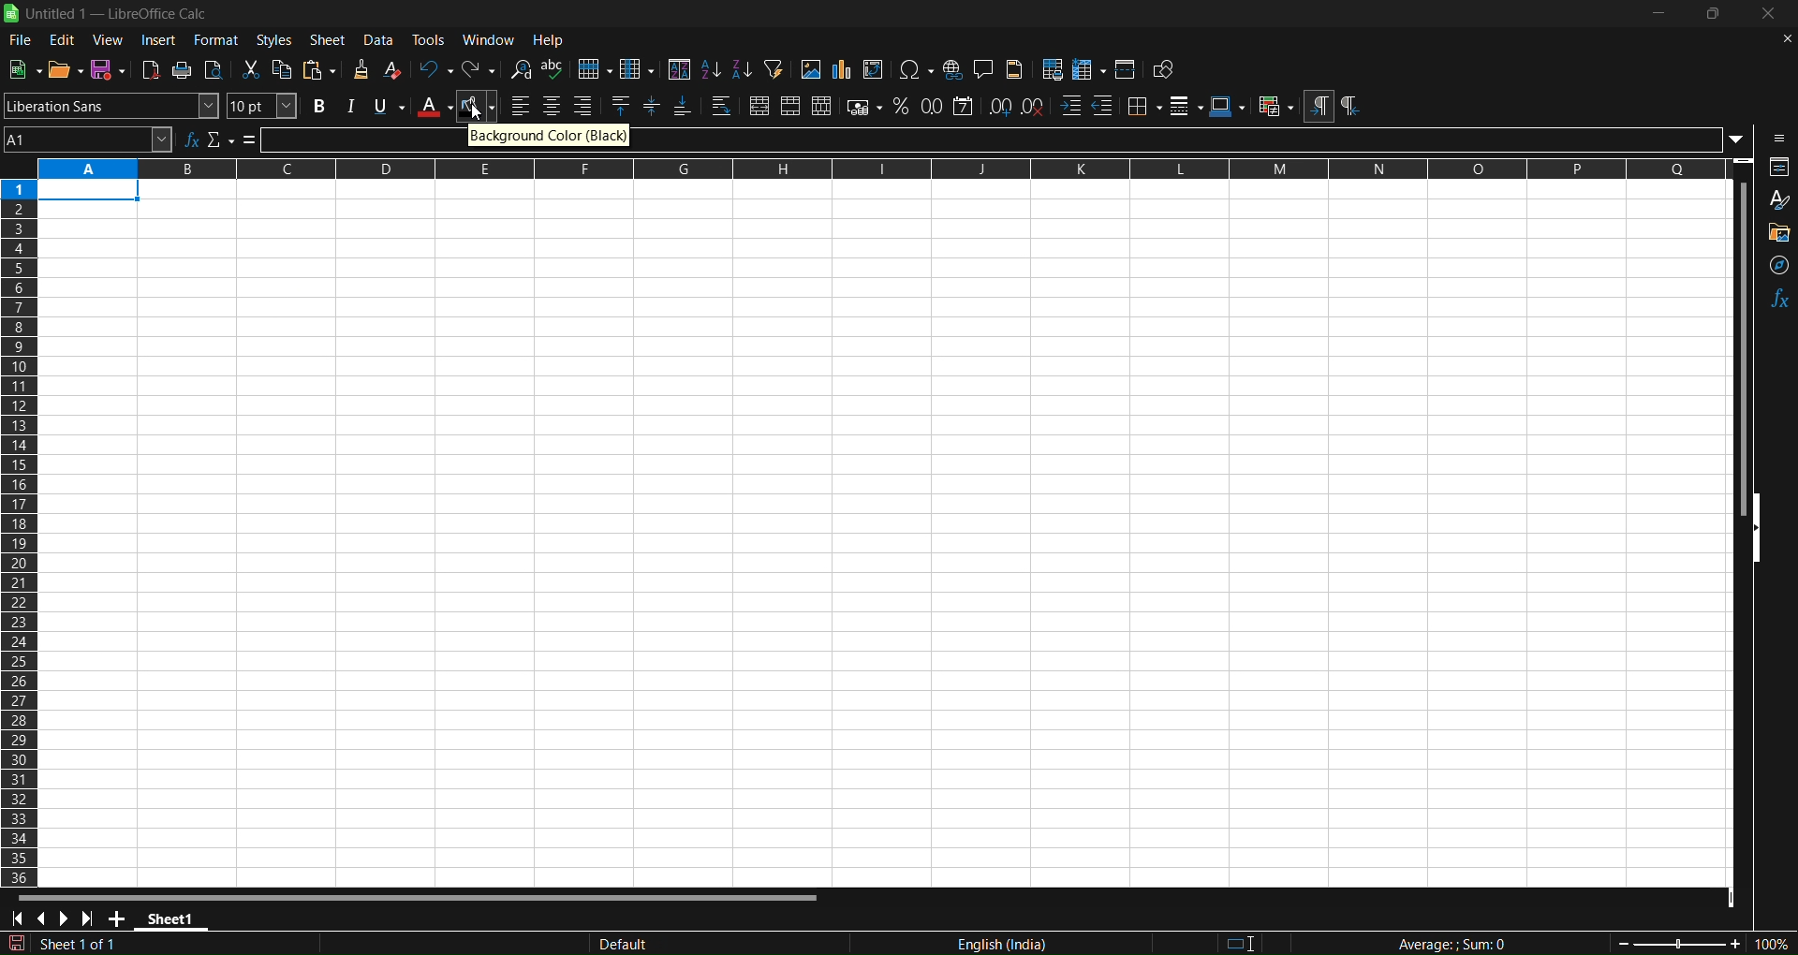 This screenshot has height=955, width=1798. What do you see at coordinates (67, 67) in the screenshot?
I see `open` at bounding box center [67, 67].